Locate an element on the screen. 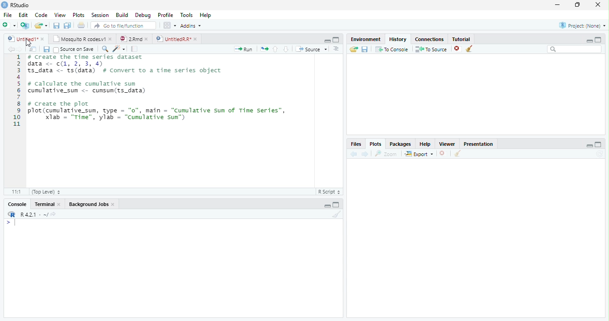  Connections is located at coordinates (428, 39).